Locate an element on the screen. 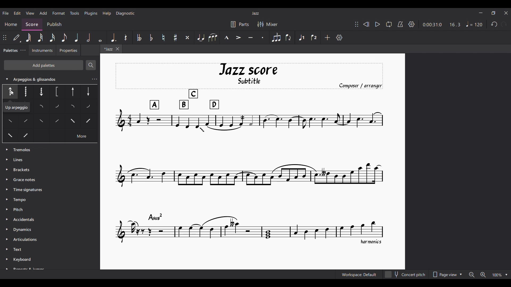 The width and height of the screenshot is (511, 287).  is located at coordinates (56, 120).